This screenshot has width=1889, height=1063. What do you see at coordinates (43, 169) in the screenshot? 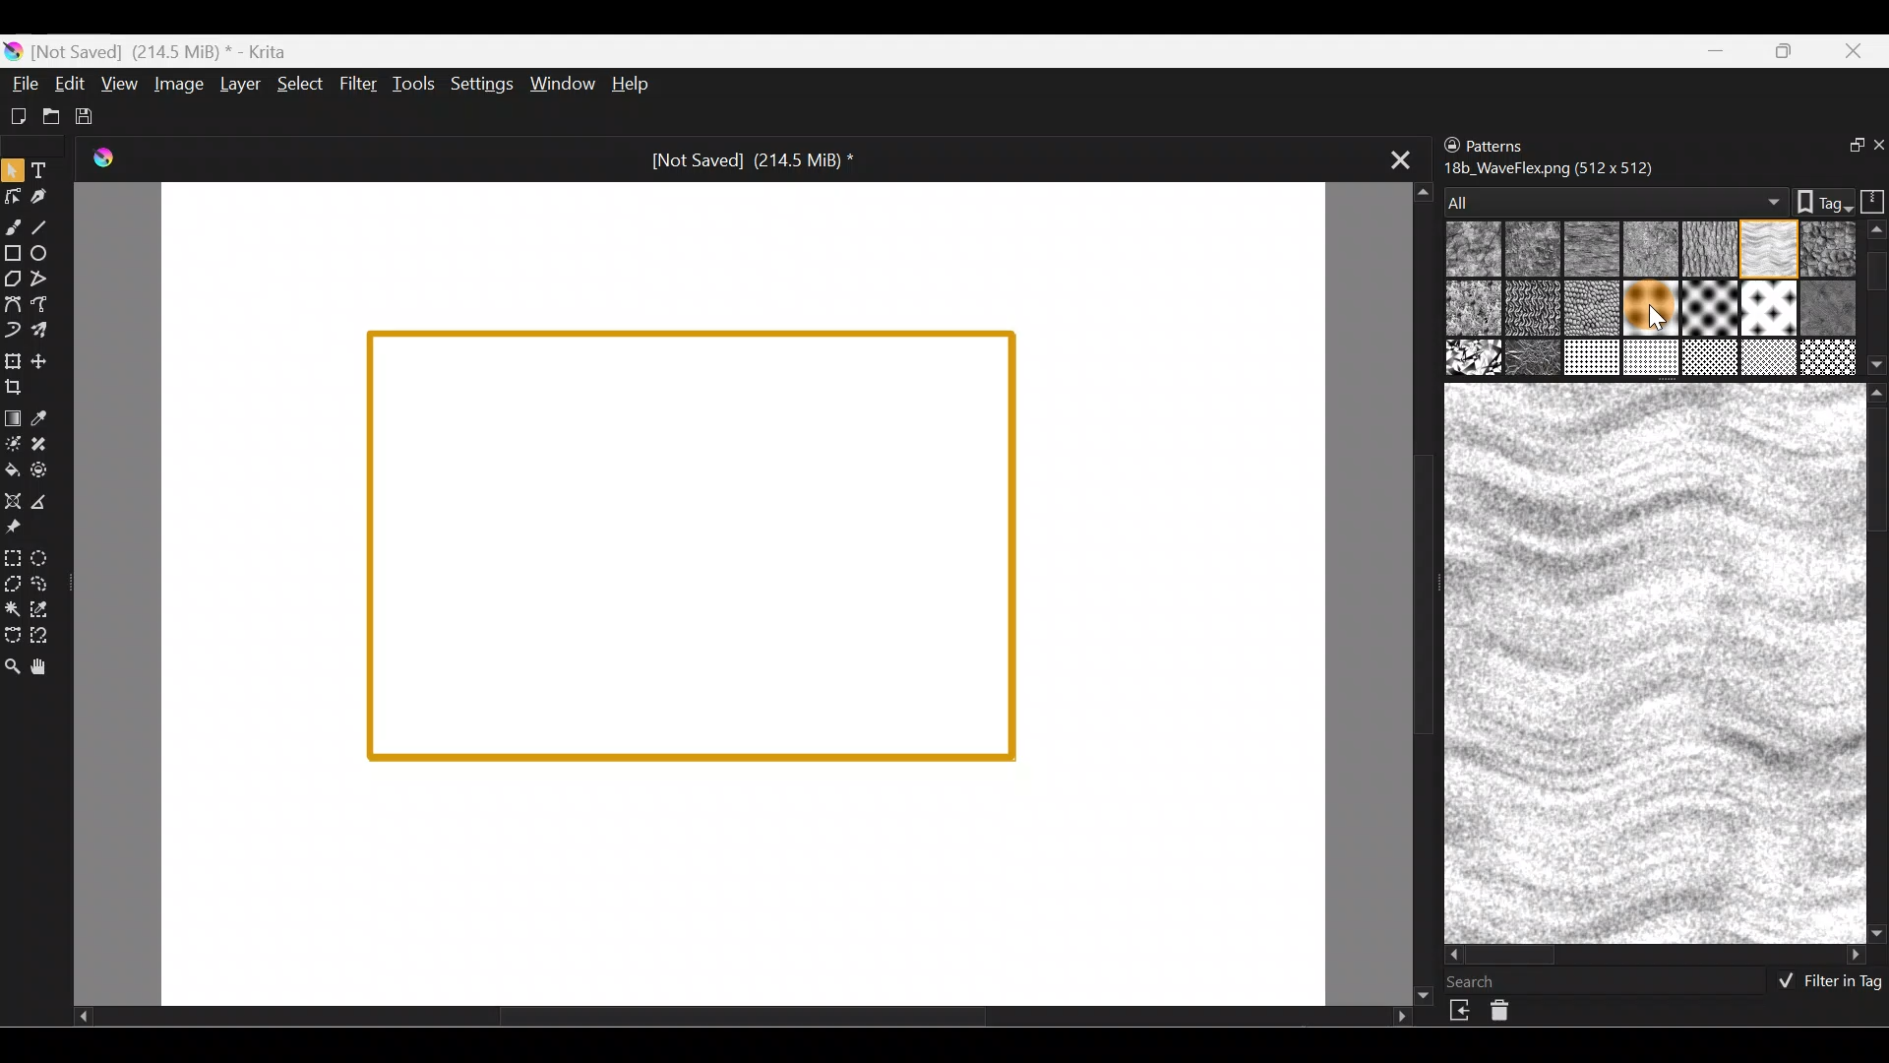
I see `Text tool` at bounding box center [43, 169].